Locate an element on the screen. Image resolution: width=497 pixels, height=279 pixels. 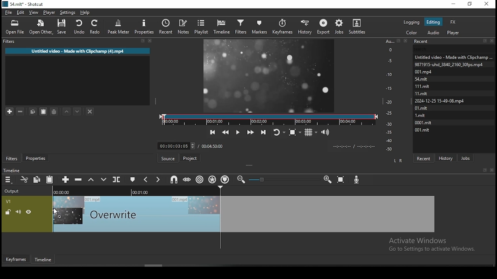
split at playhead is located at coordinates (117, 179).